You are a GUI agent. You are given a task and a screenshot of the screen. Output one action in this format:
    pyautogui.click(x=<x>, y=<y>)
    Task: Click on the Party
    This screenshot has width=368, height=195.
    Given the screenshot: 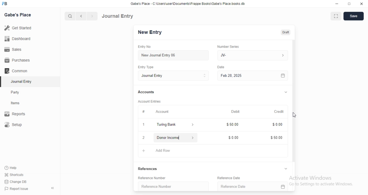 What is the action you would take?
    pyautogui.click(x=19, y=92)
    